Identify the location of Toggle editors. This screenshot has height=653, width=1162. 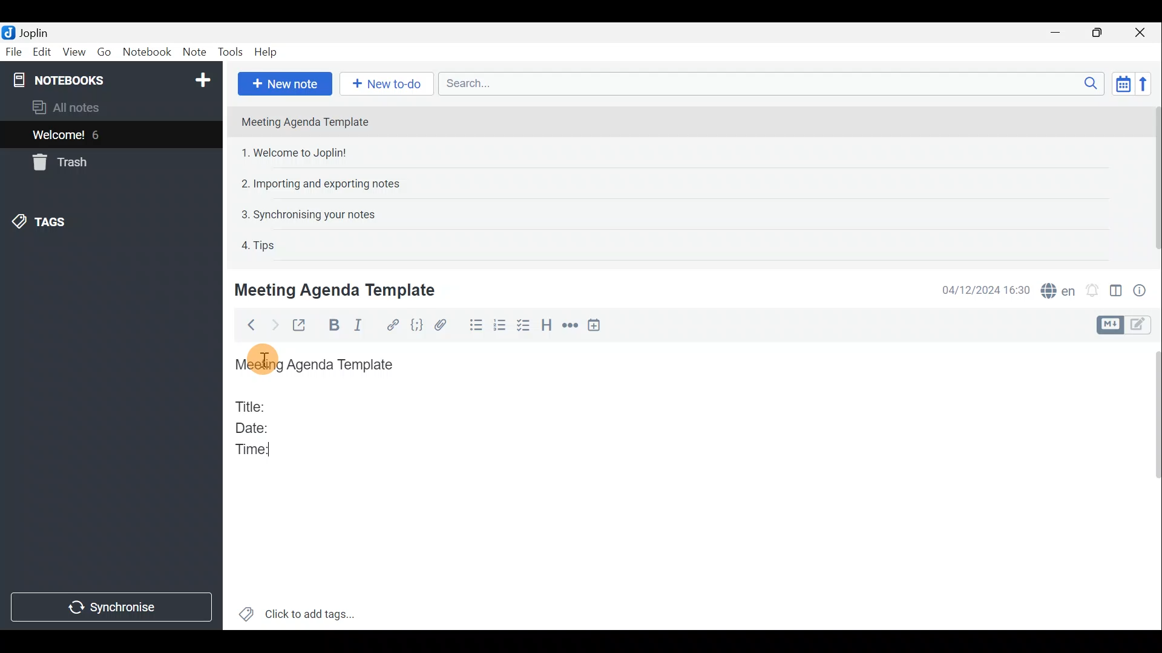
(1141, 326).